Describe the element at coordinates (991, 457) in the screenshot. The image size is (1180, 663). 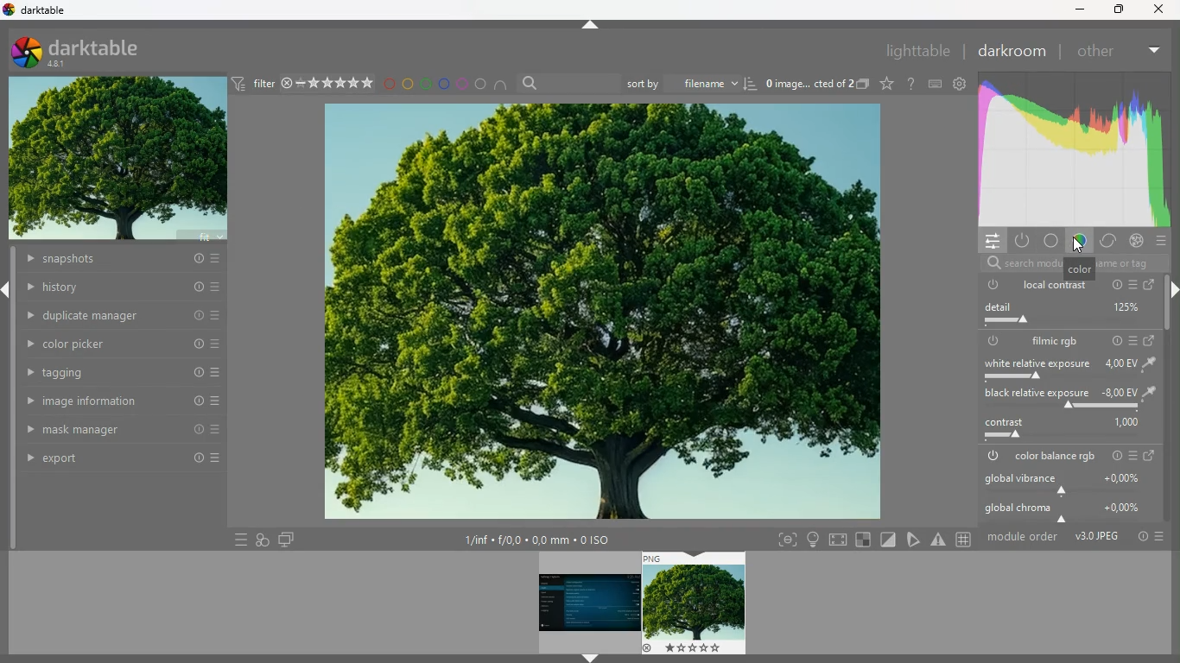
I see `power` at that location.